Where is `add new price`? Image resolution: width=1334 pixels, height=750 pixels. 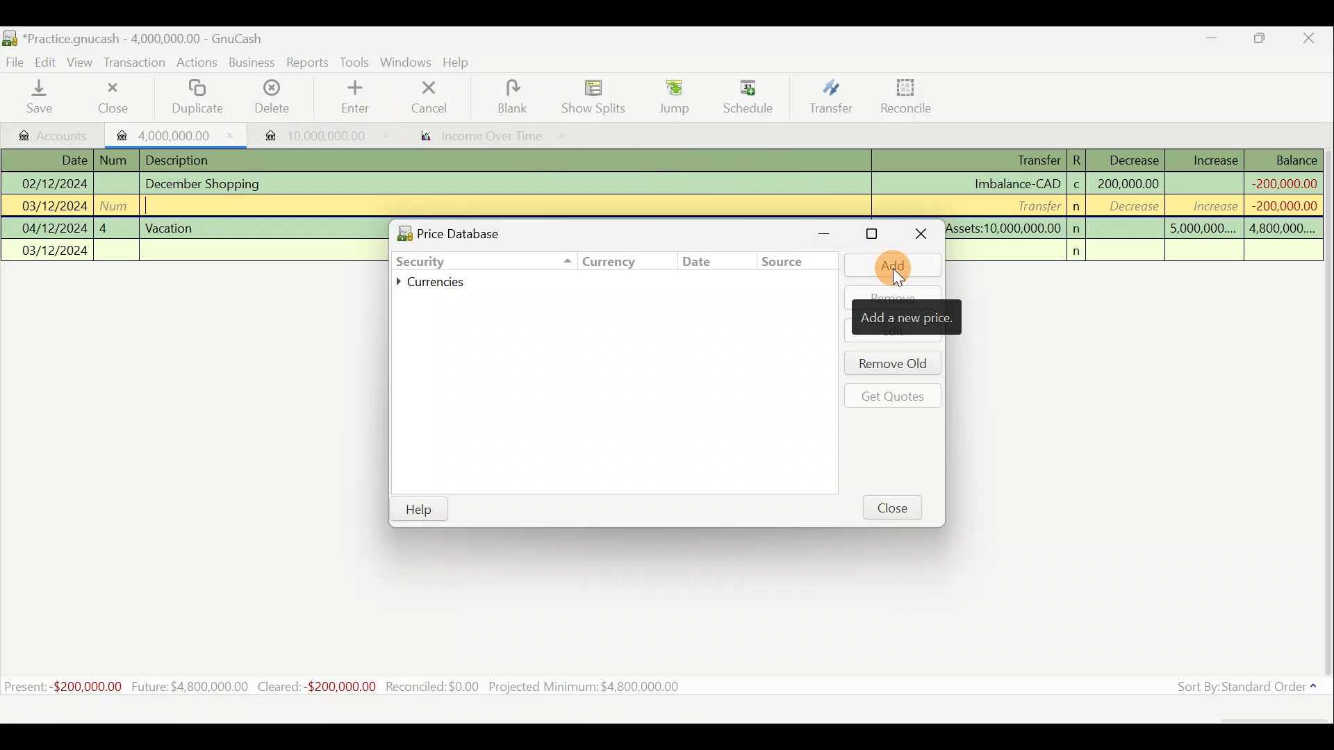
add new price is located at coordinates (906, 319).